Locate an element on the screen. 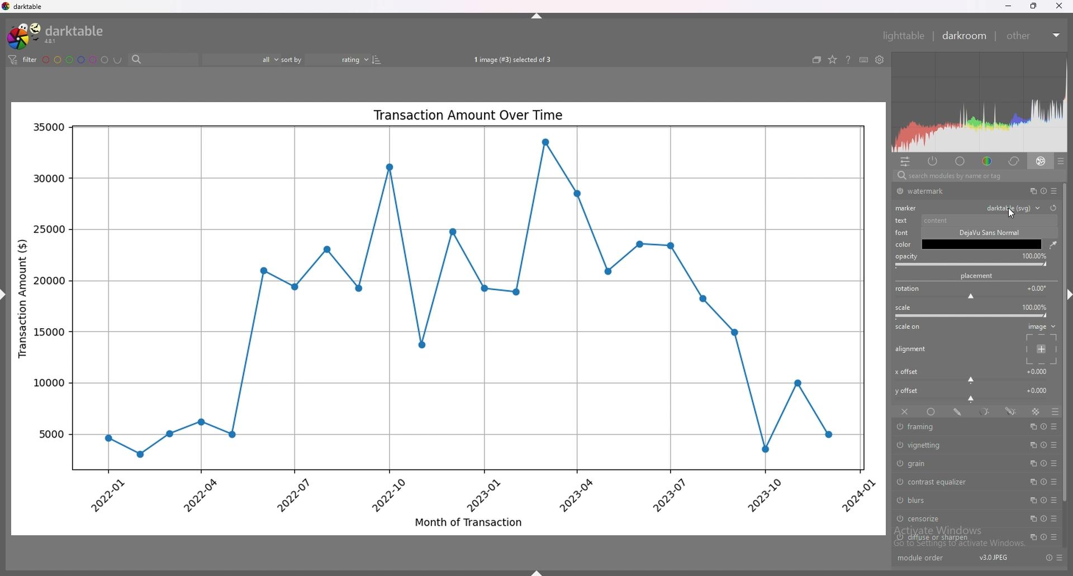 Image resolution: width=1073 pixels, height=576 pixels. reset is located at coordinates (1043, 501).